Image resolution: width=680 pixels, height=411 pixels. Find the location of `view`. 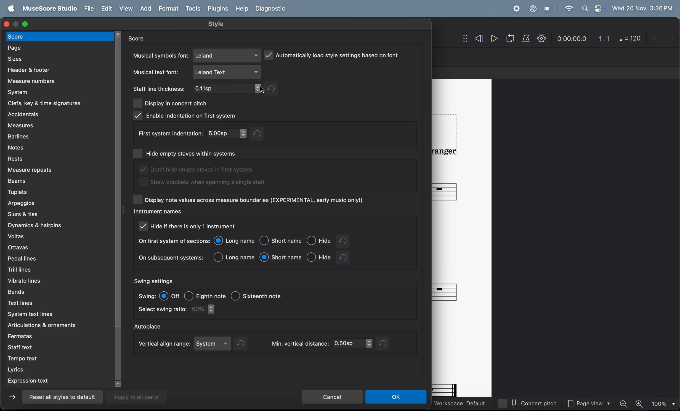

view is located at coordinates (127, 9).